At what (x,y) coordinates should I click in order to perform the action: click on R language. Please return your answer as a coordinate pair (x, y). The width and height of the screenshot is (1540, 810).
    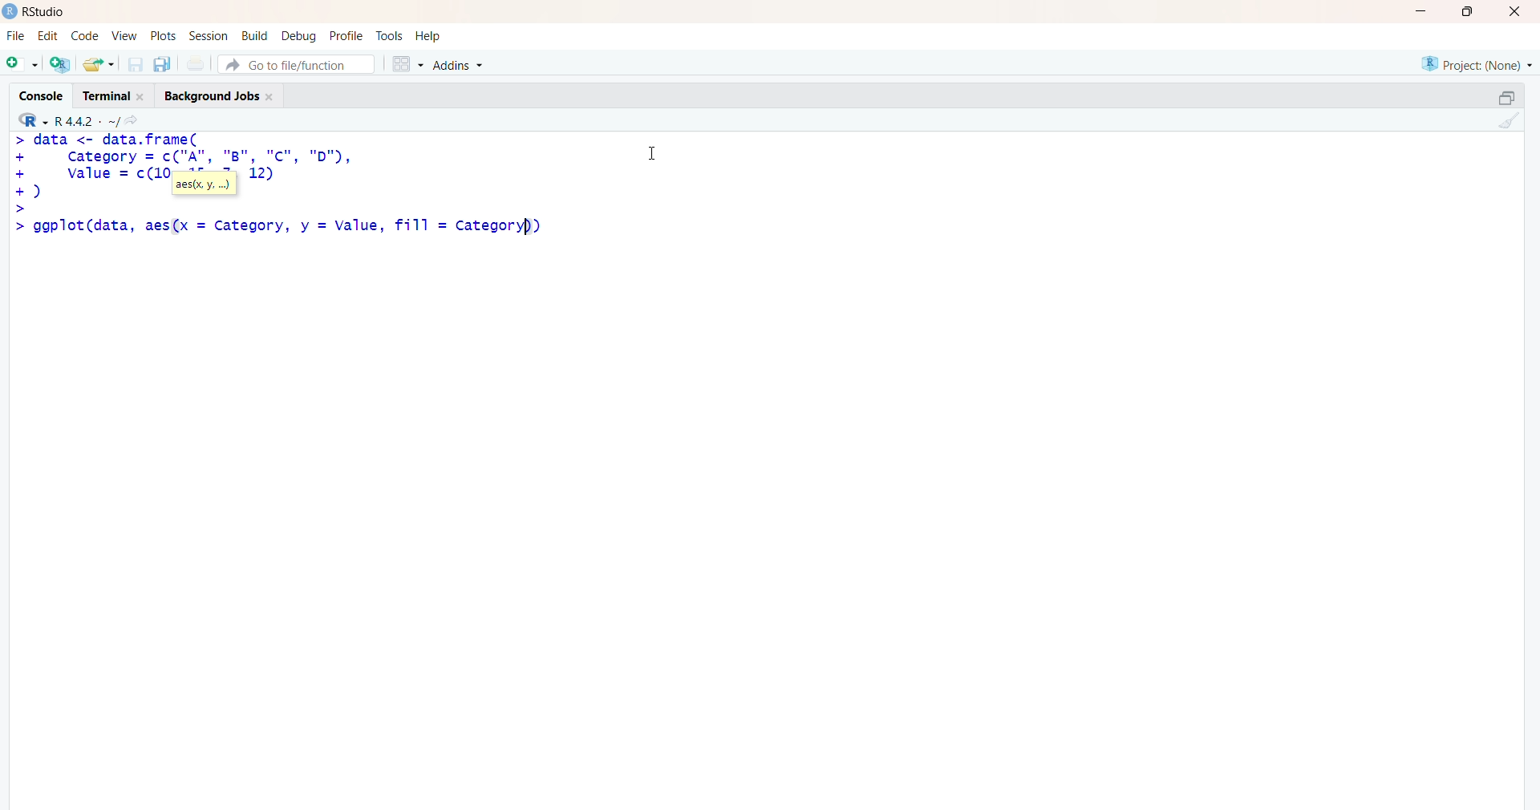
    Looking at the image, I should click on (34, 120).